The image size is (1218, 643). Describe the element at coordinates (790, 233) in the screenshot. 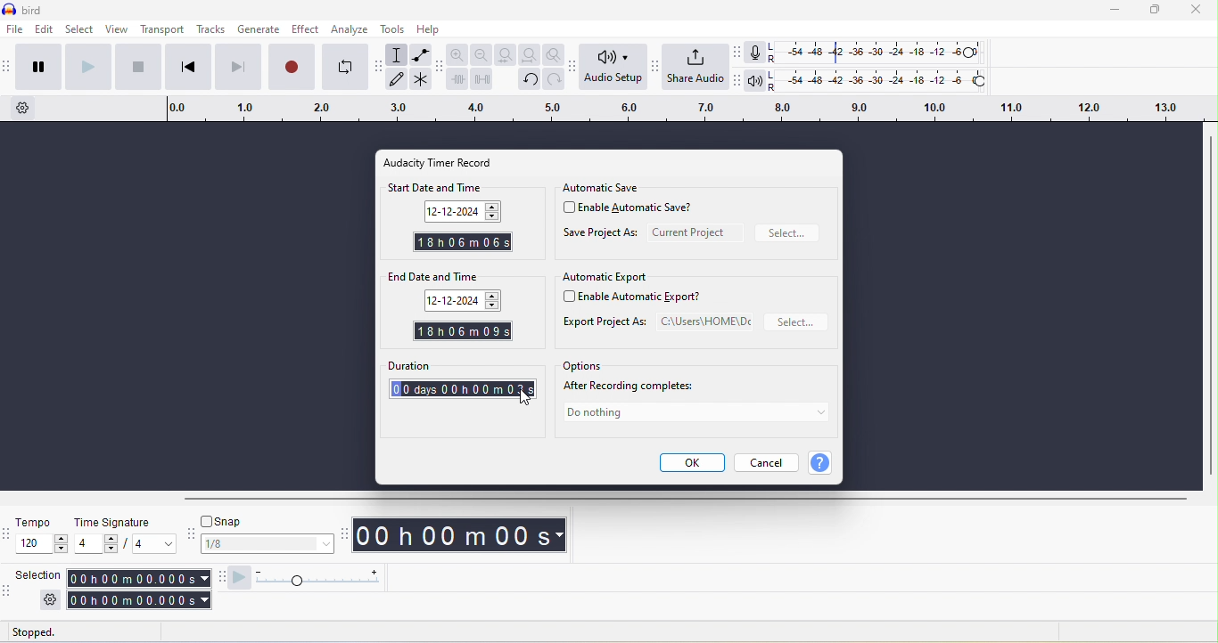

I see `select` at that location.